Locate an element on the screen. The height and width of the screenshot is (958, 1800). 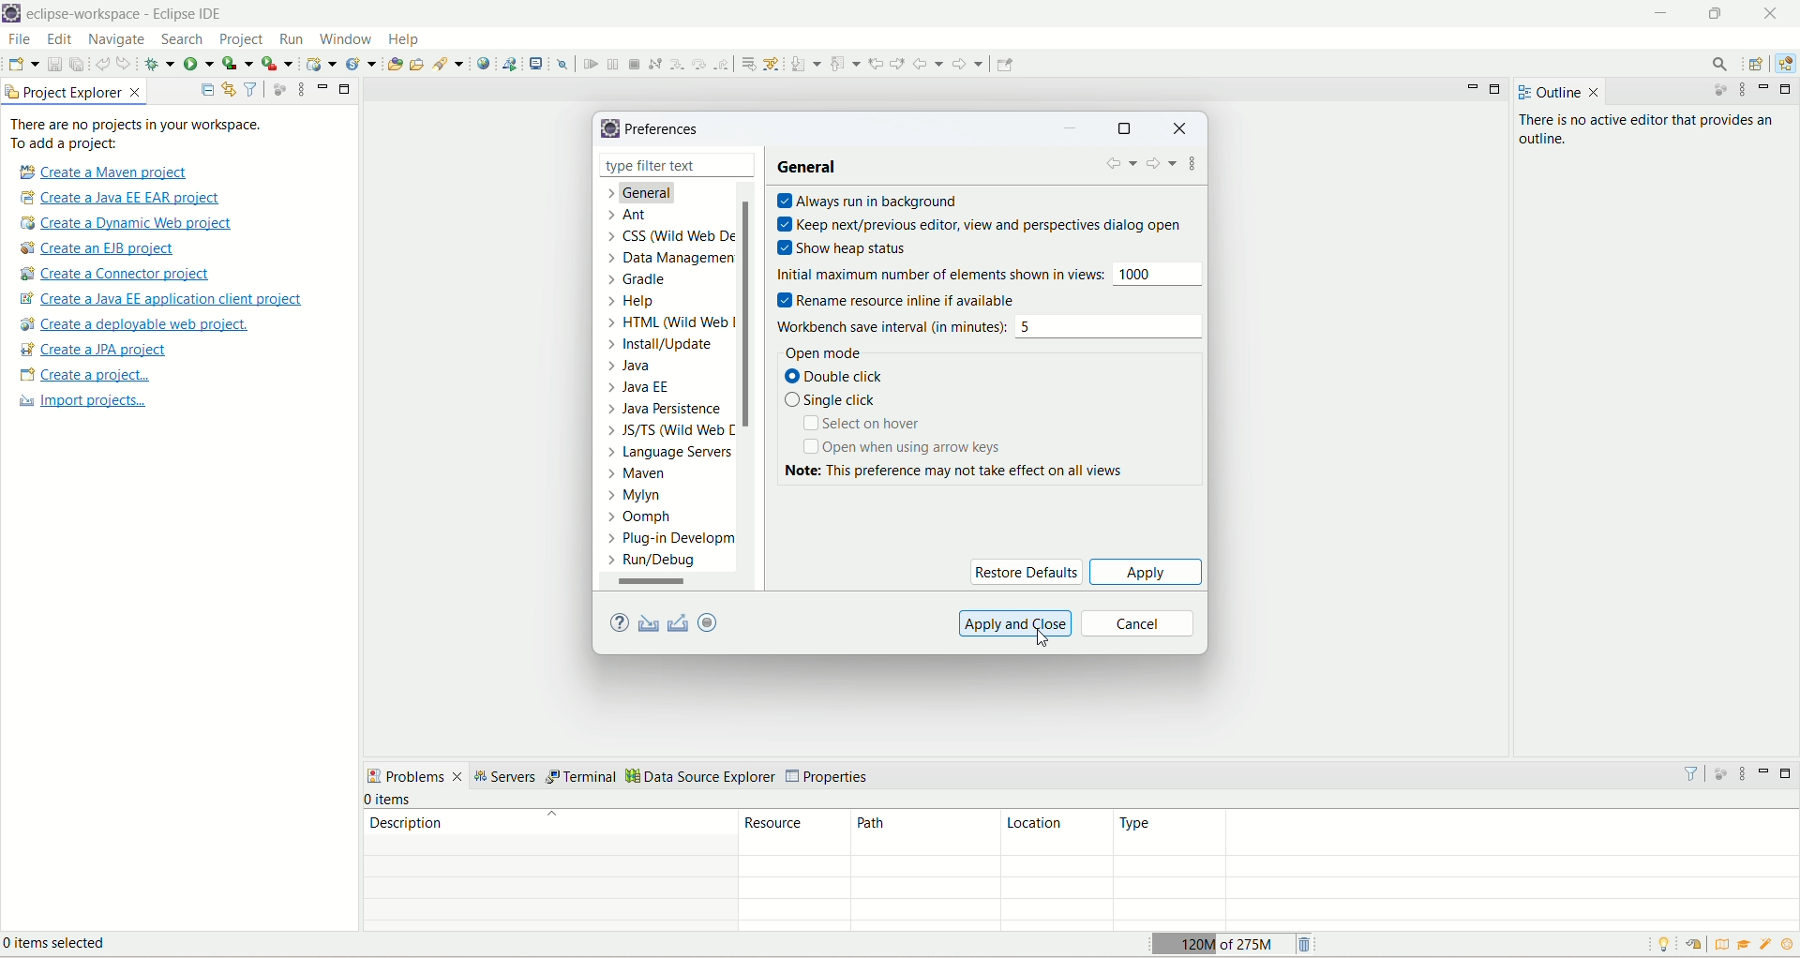
create a Java EE application client project is located at coordinates (160, 301).